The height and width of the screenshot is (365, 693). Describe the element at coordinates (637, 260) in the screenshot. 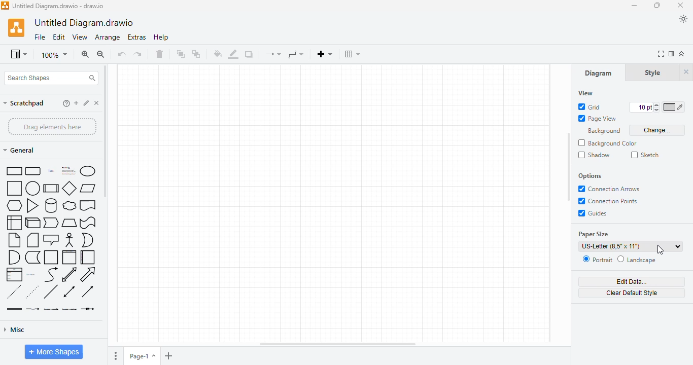

I see `landscape` at that location.